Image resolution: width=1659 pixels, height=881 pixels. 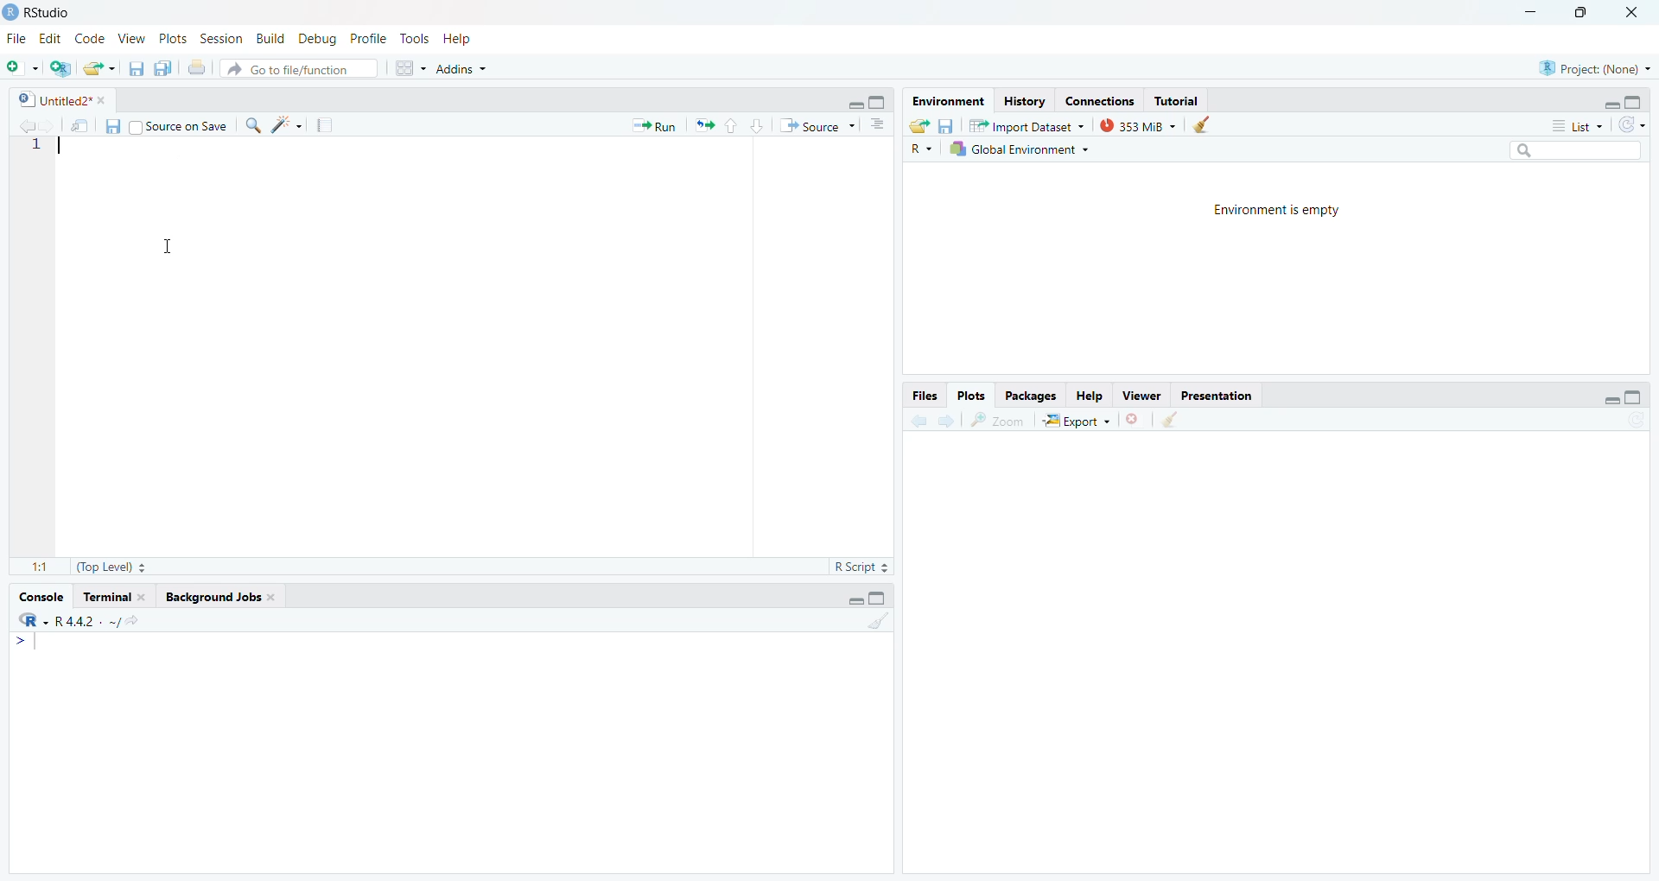 What do you see at coordinates (948, 126) in the screenshot?
I see `save` at bounding box center [948, 126].